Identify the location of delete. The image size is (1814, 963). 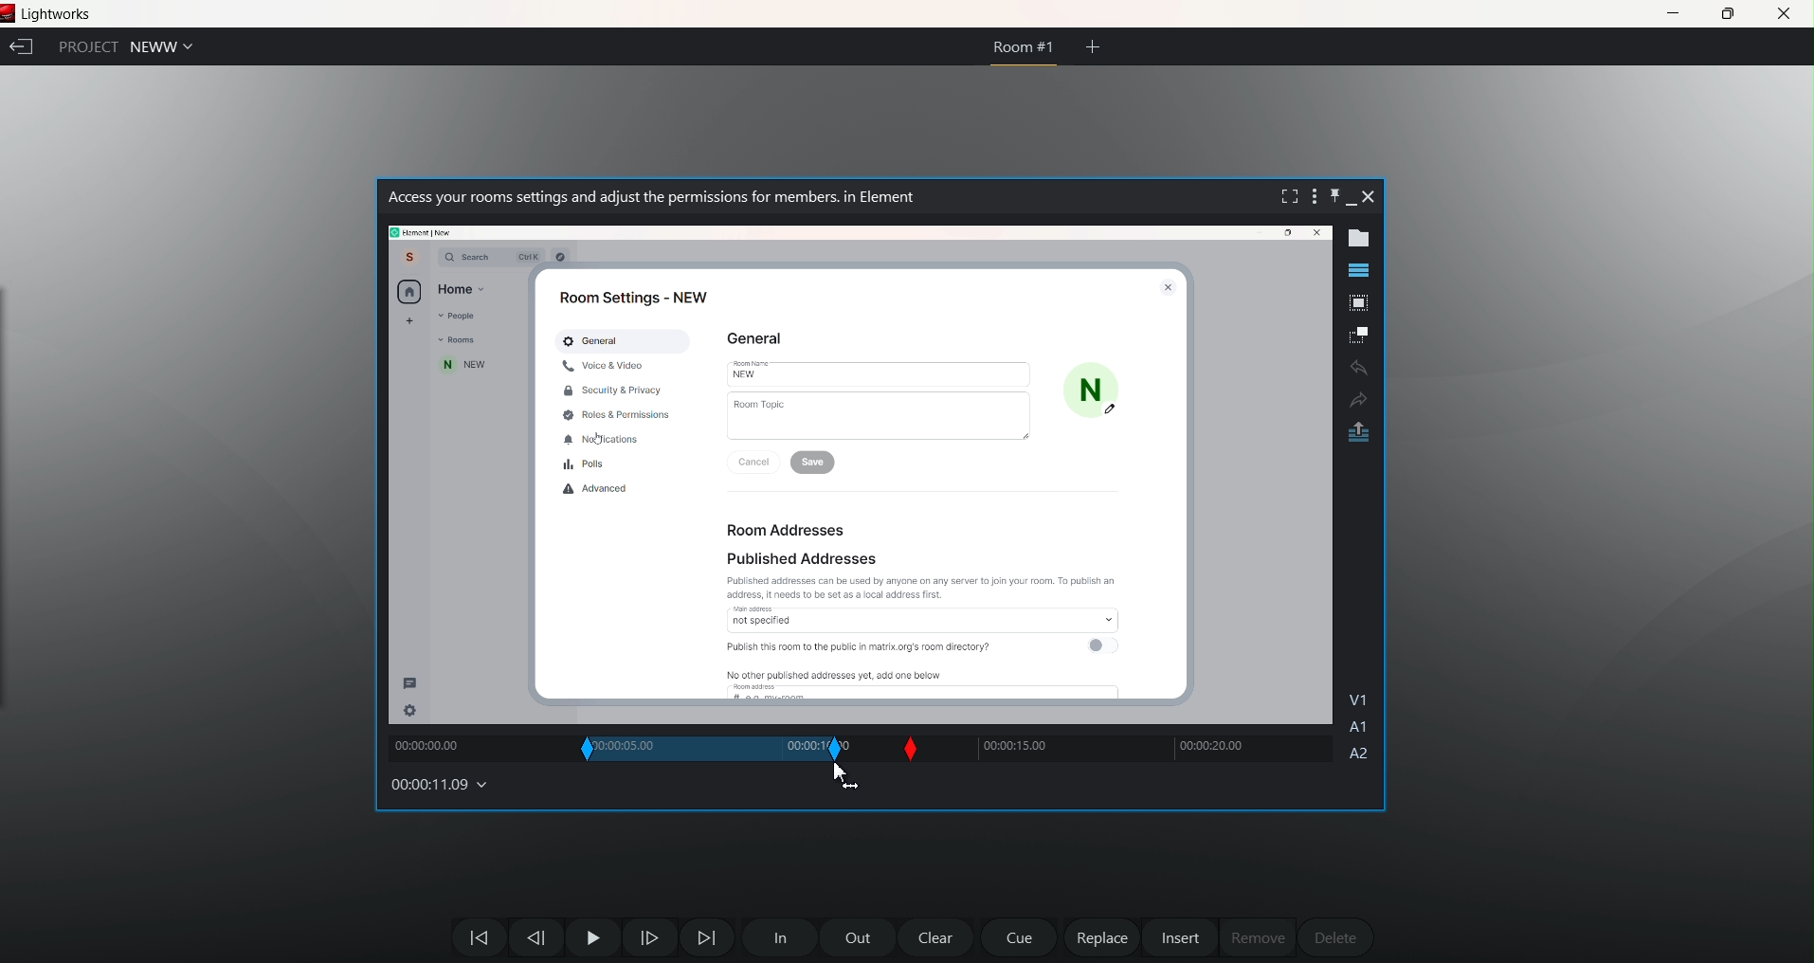
(1335, 936).